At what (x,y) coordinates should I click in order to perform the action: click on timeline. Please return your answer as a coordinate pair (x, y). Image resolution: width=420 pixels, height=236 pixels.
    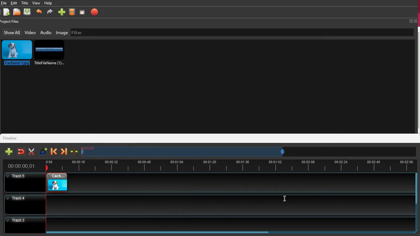
    Looking at the image, I should click on (182, 153).